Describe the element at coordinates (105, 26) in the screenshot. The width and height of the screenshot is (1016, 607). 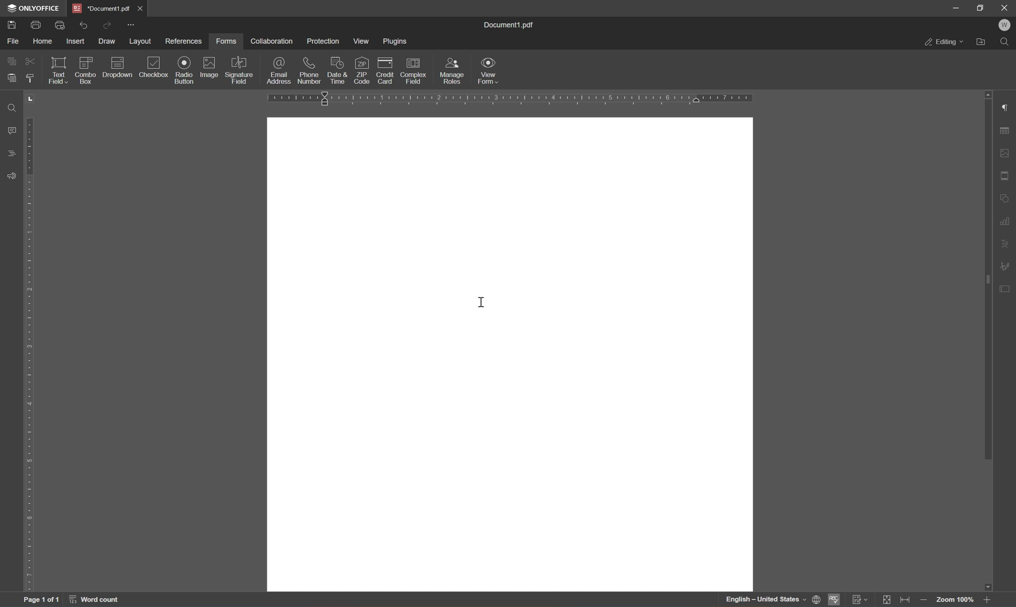
I see `redo` at that location.